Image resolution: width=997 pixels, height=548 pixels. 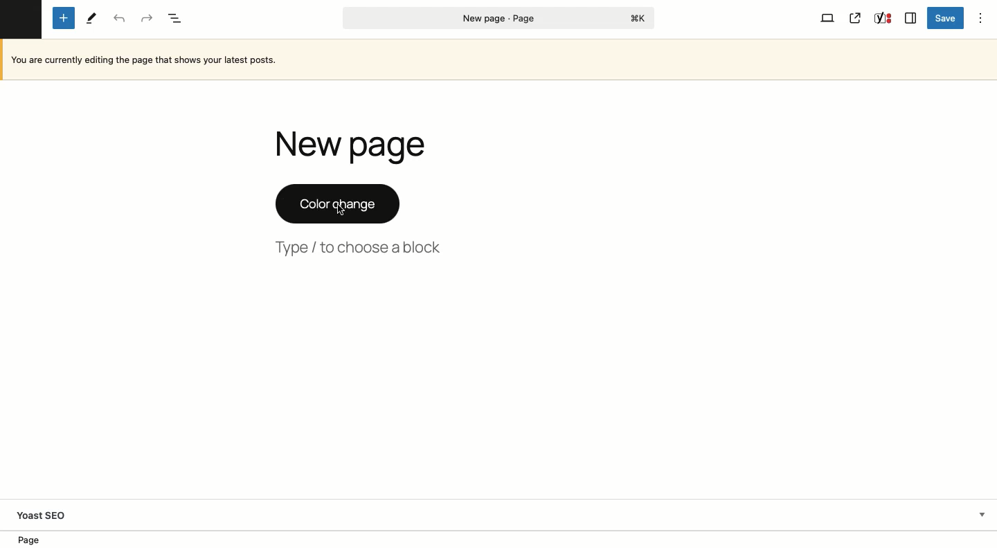 What do you see at coordinates (980, 18) in the screenshot?
I see `Options` at bounding box center [980, 18].